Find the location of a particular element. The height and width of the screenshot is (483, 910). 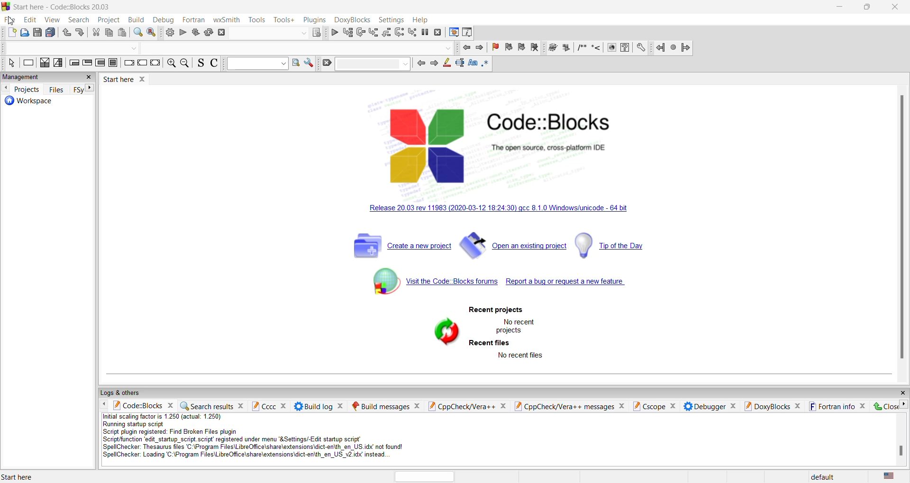

file is located at coordinates (12, 20).